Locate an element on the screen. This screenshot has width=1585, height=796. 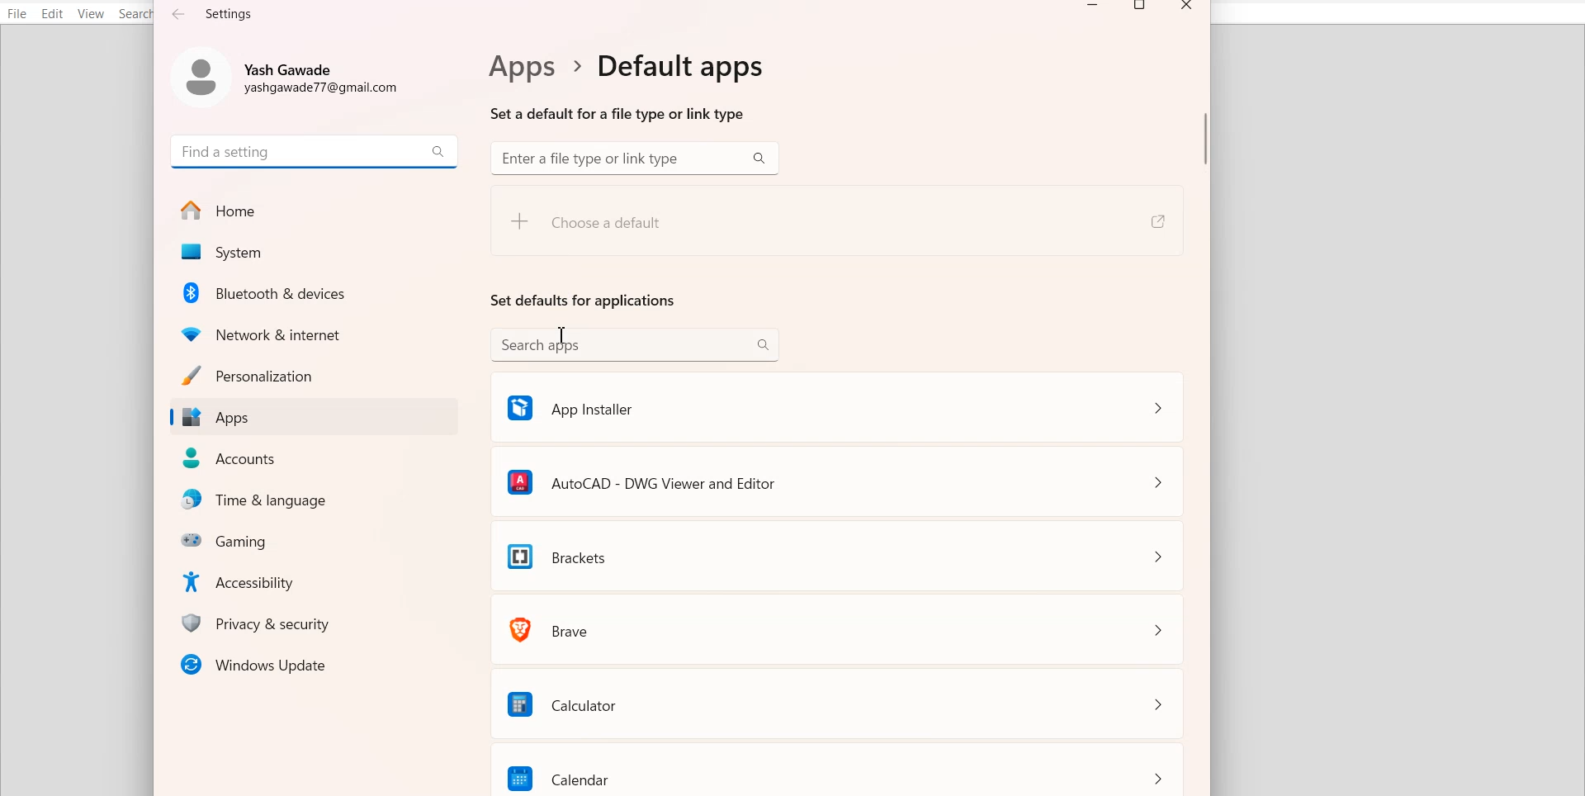
Brave is located at coordinates (840, 628).